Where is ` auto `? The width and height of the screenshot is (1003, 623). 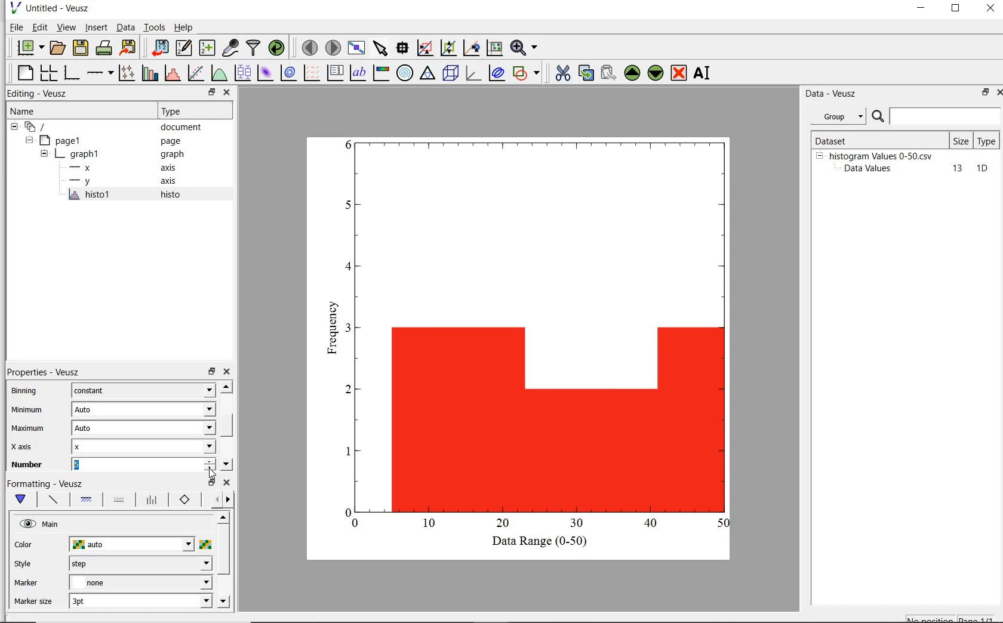
 auto  is located at coordinates (133, 545).